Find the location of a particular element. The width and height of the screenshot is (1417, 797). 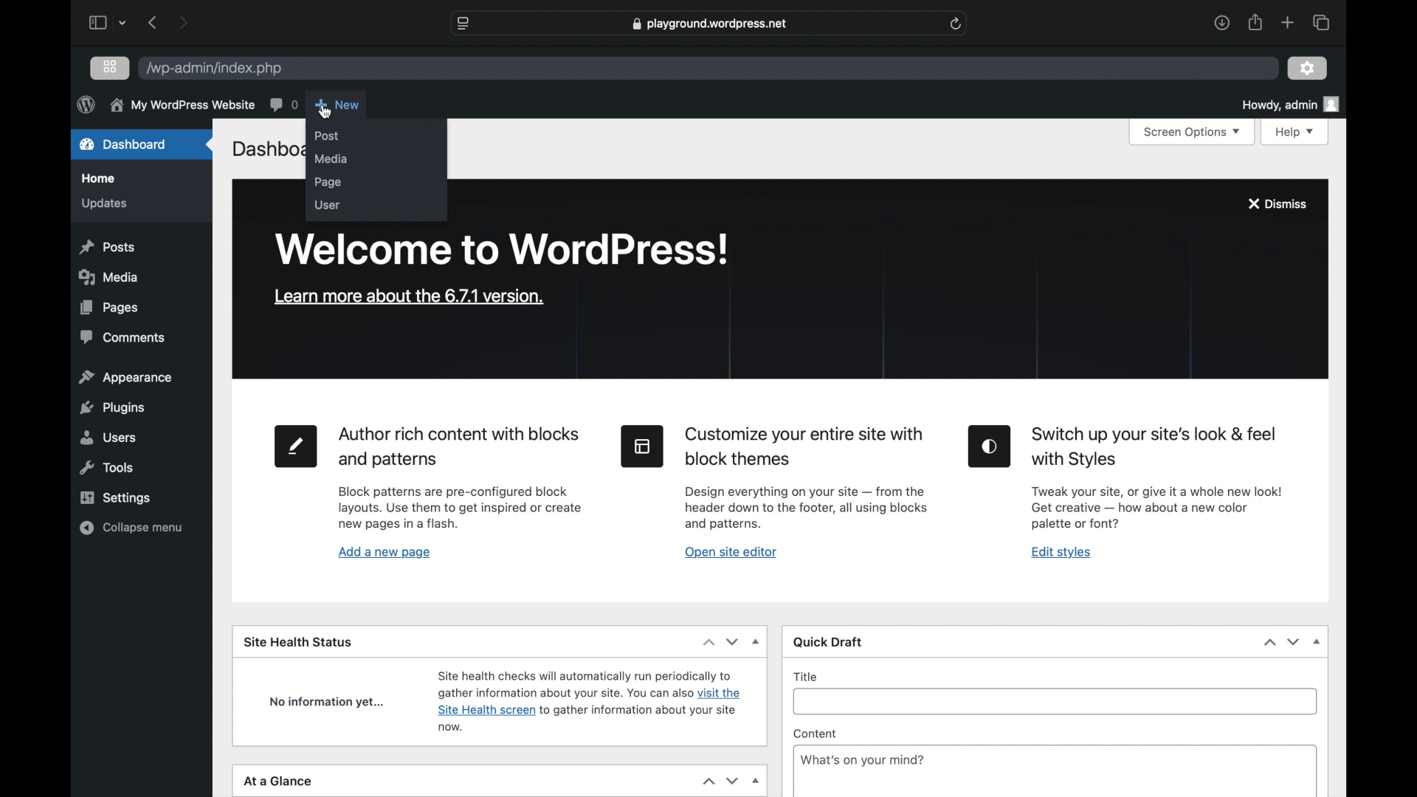

downloads is located at coordinates (1222, 22).